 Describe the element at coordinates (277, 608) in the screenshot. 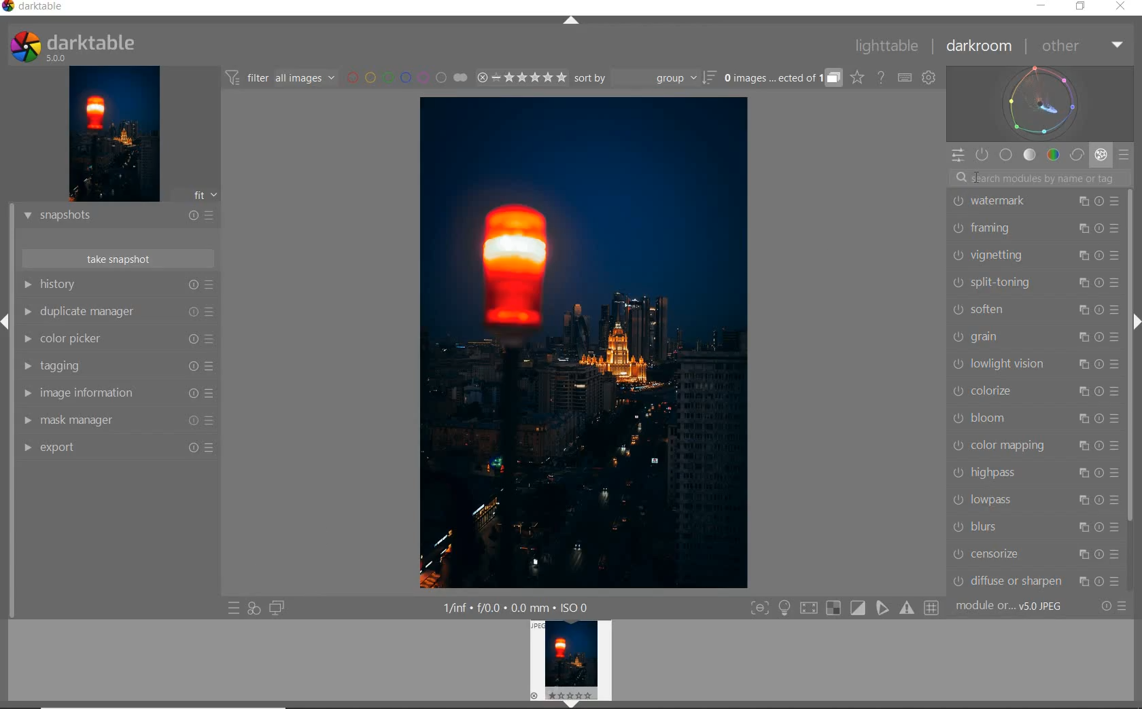

I see `DISPLAY A SECOND DARKROOM IMAGE WINDOW` at that location.